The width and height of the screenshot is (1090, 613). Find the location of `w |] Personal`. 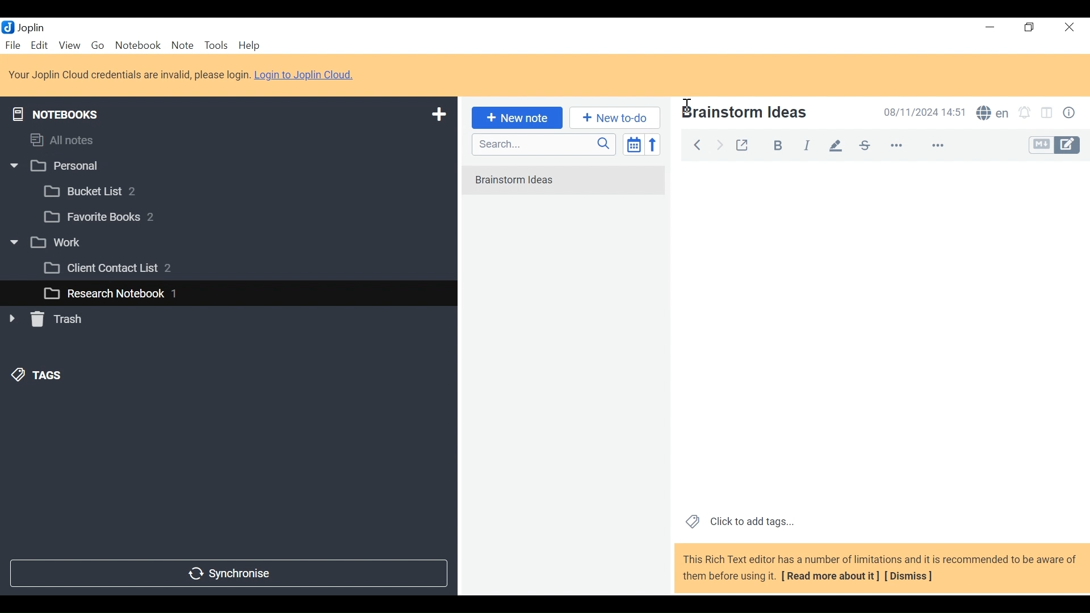

w |] Personal is located at coordinates (61, 167).